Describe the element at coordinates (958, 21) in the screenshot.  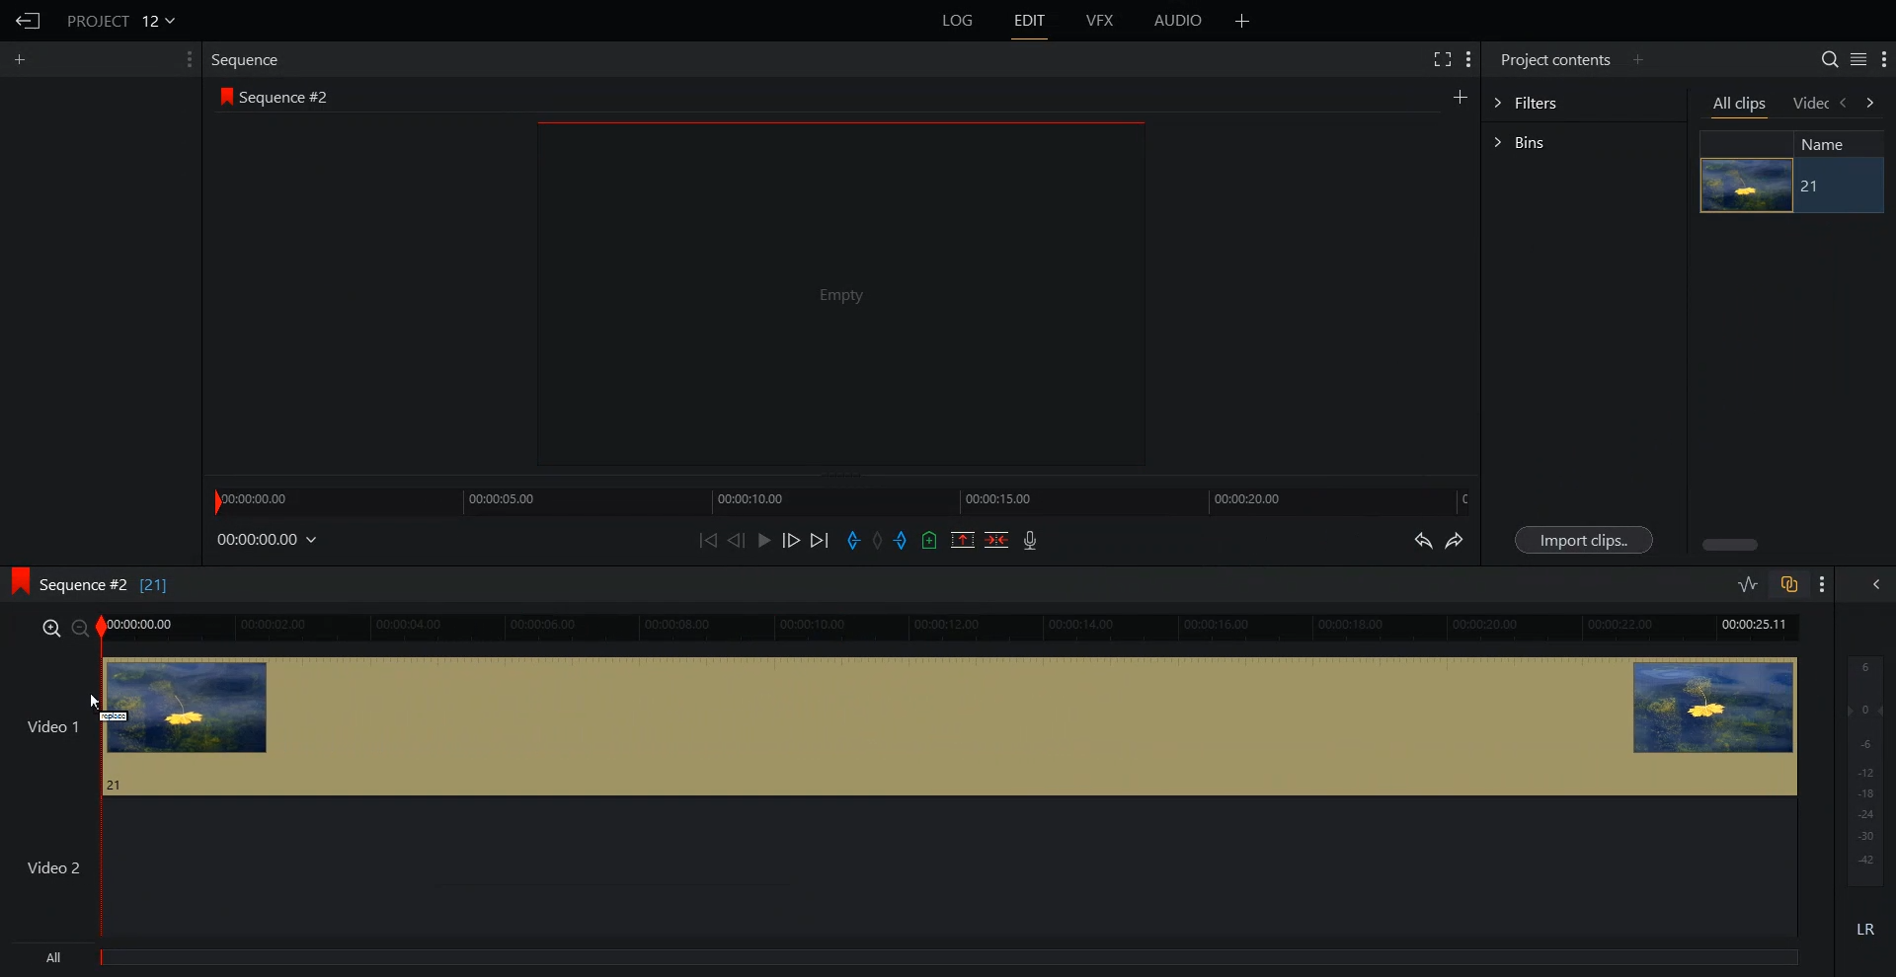
I see `Log` at that location.